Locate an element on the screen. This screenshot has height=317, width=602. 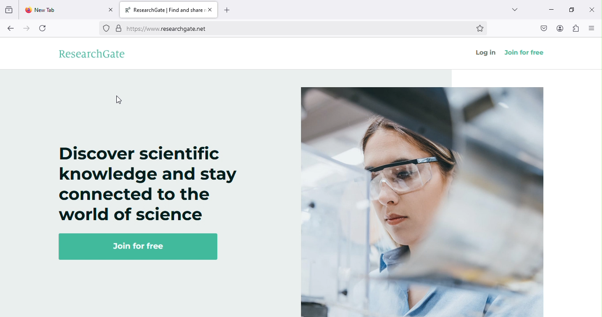
add new tab is located at coordinates (227, 10).